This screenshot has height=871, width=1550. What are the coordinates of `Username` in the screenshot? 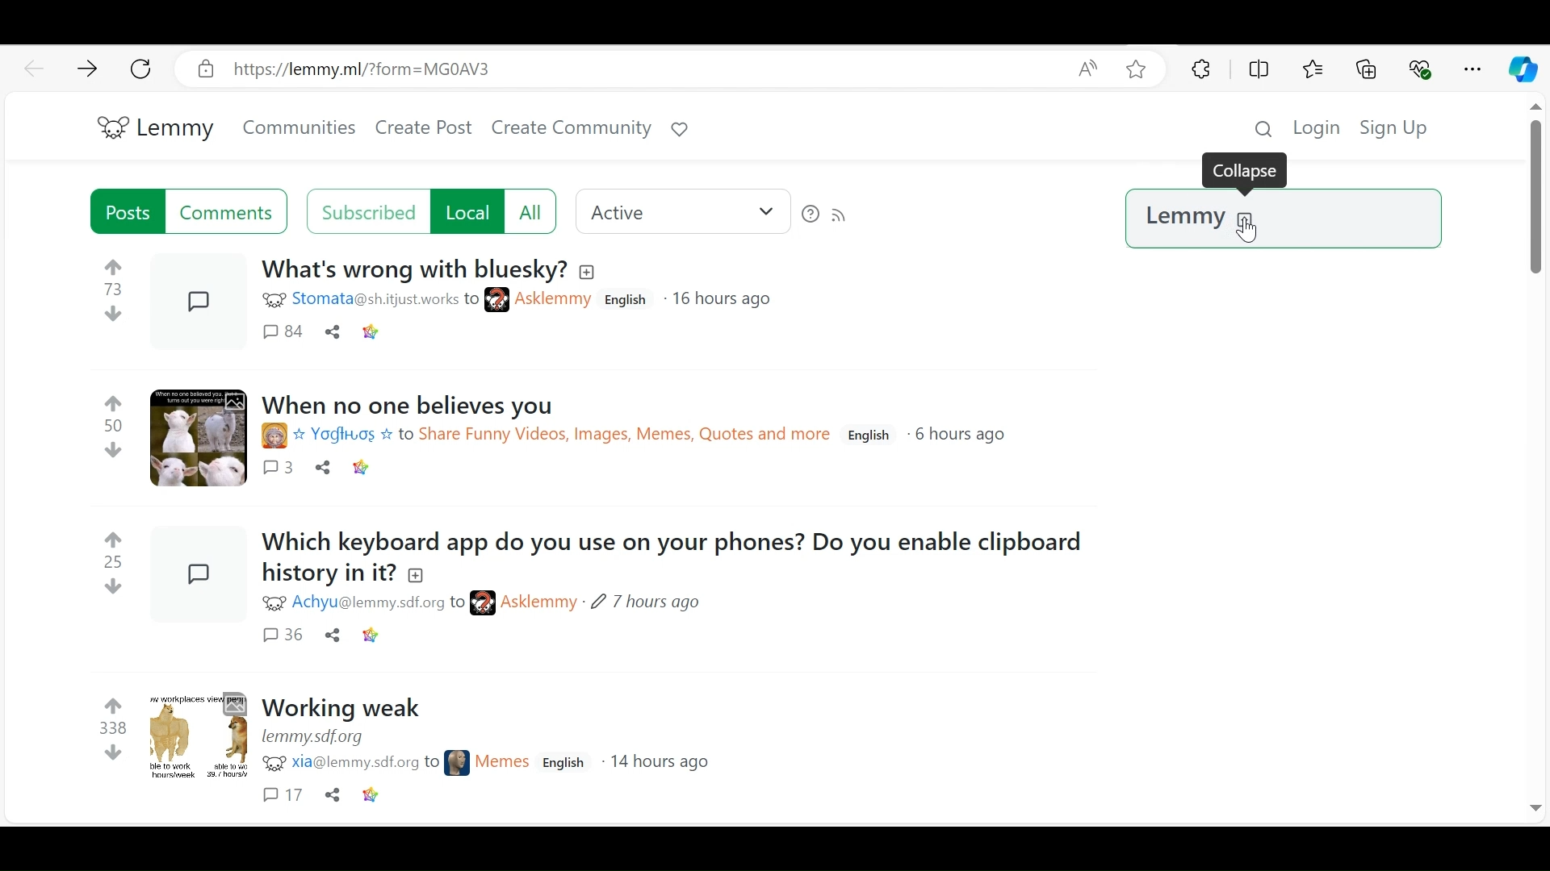 It's located at (551, 301).